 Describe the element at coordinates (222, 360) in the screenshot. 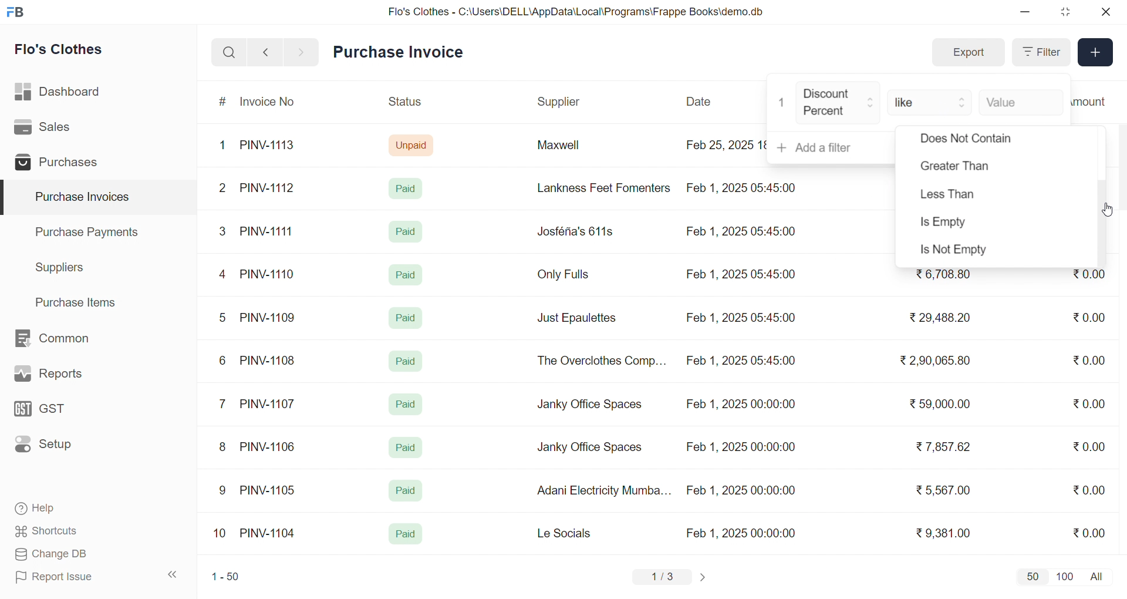

I see `6` at that location.